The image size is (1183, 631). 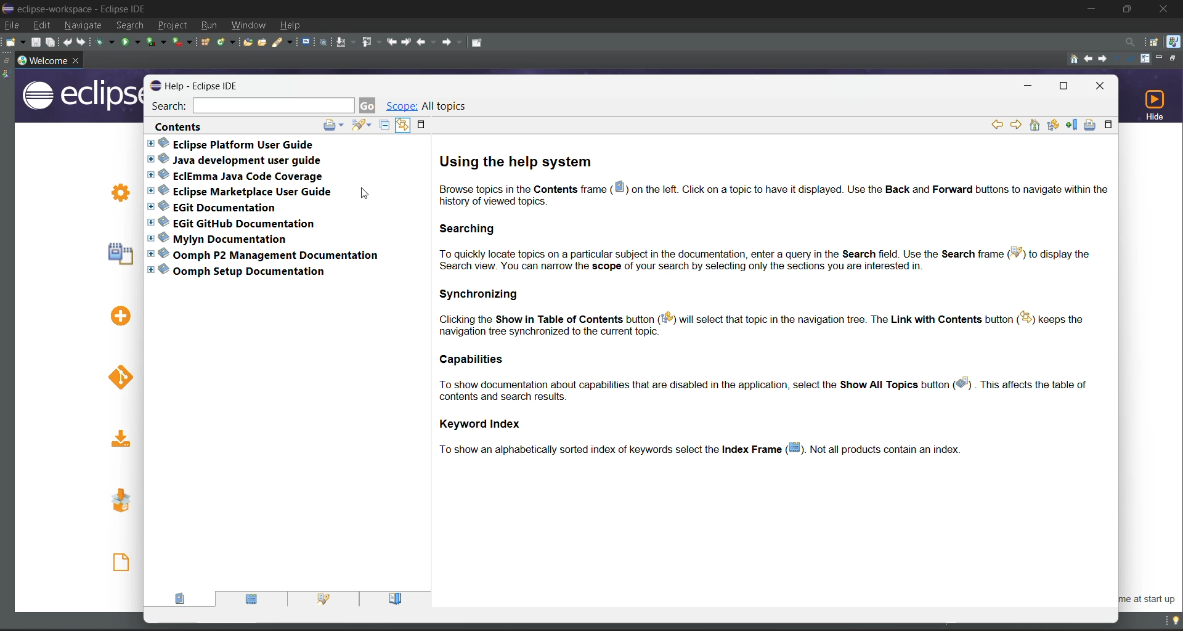 What do you see at coordinates (205, 40) in the screenshot?
I see `new java package` at bounding box center [205, 40].